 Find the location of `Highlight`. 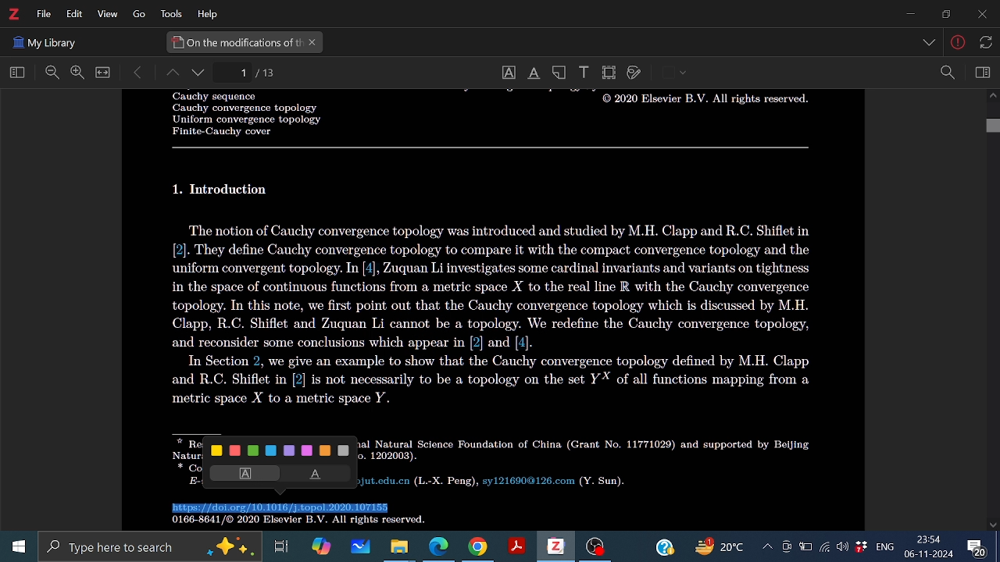

Highlight is located at coordinates (241, 473).